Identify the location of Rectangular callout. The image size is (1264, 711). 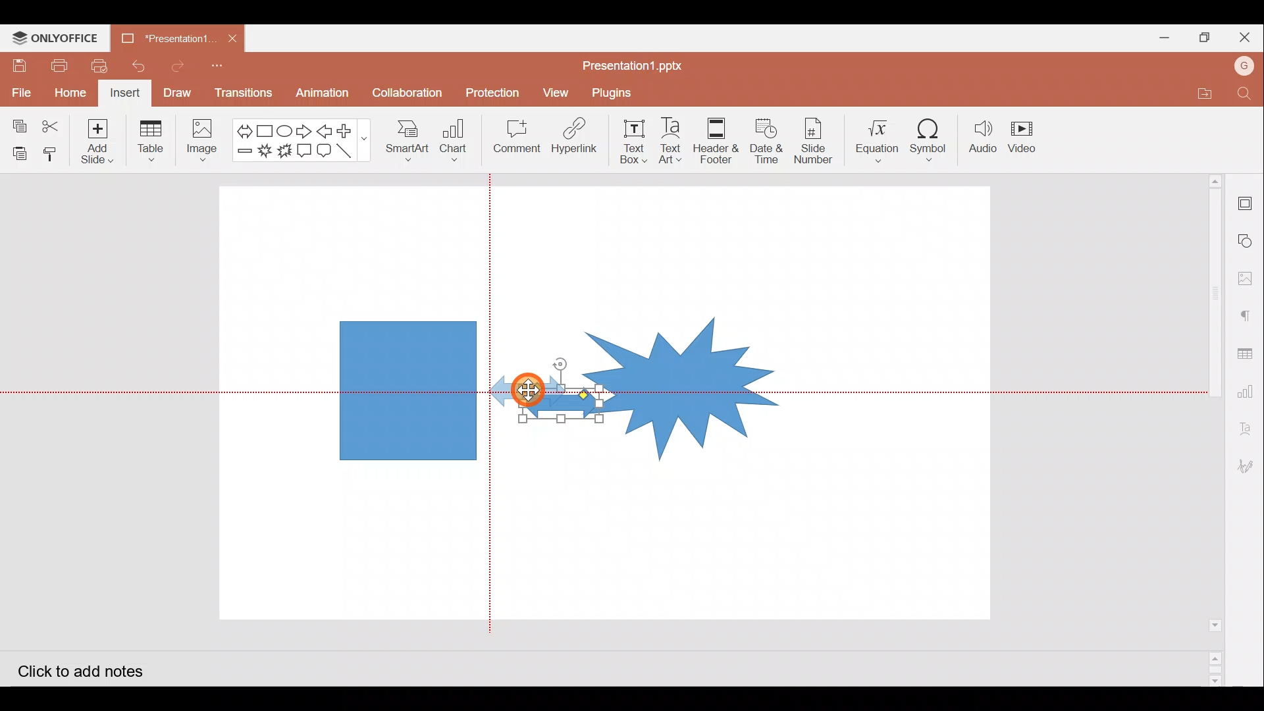
(307, 150).